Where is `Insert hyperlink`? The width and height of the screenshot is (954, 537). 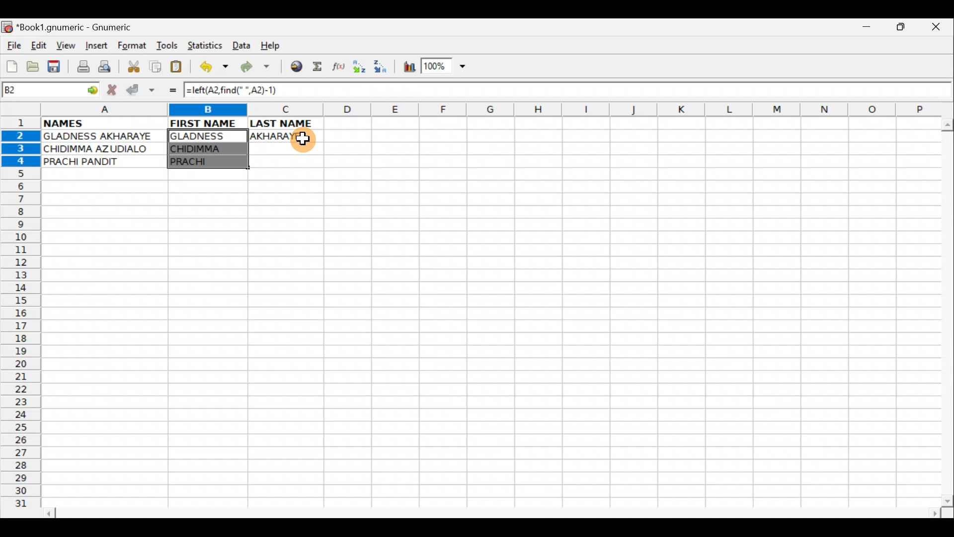
Insert hyperlink is located at coordinates (295, 67).